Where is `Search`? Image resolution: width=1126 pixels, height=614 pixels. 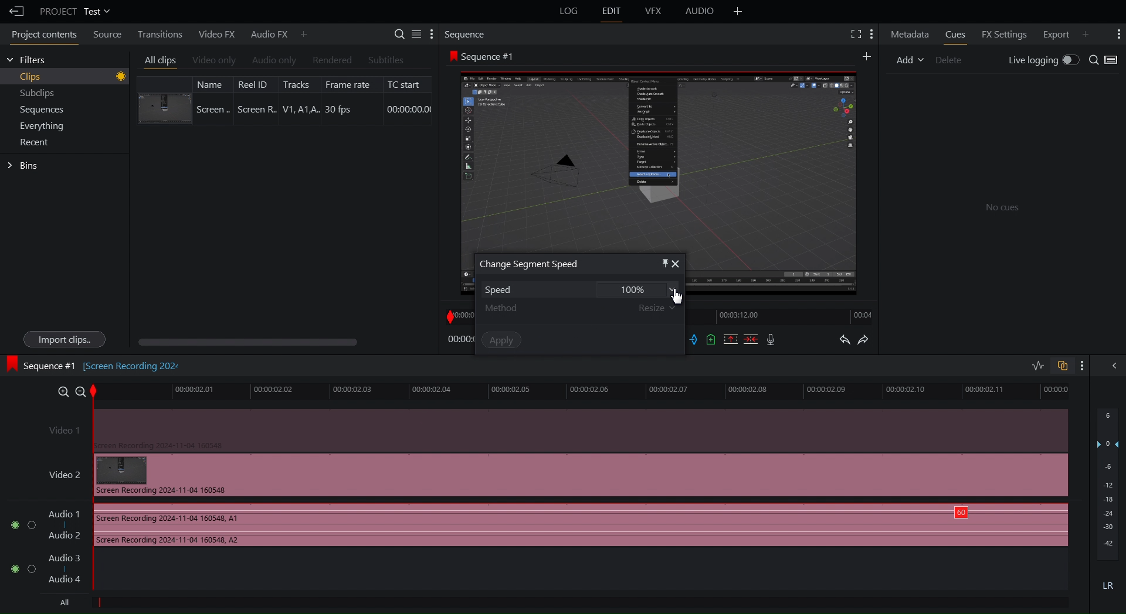 Search is located at coordinates (1104, 60).